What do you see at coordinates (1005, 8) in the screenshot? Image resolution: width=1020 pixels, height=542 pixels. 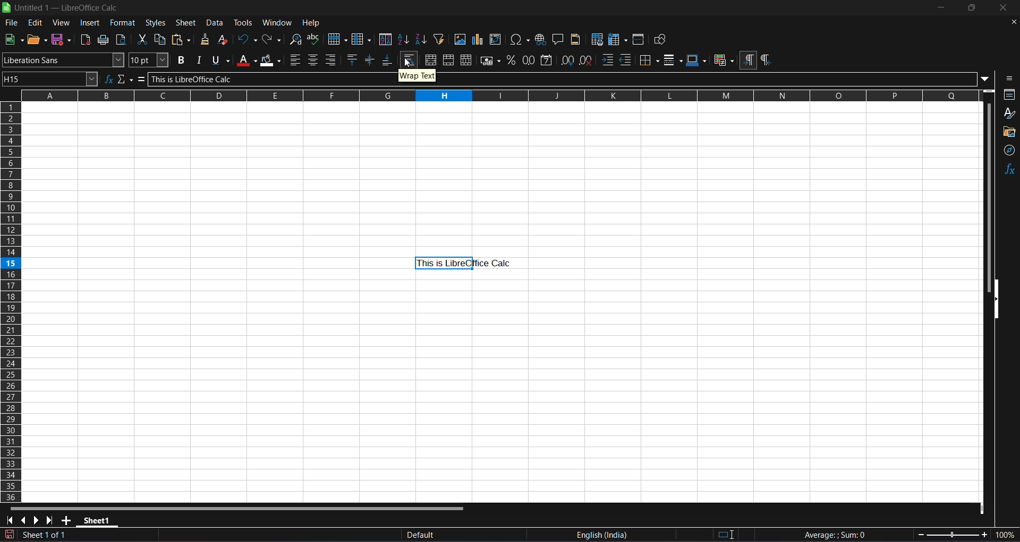 I see `close` at bounding box center [1005, 8].